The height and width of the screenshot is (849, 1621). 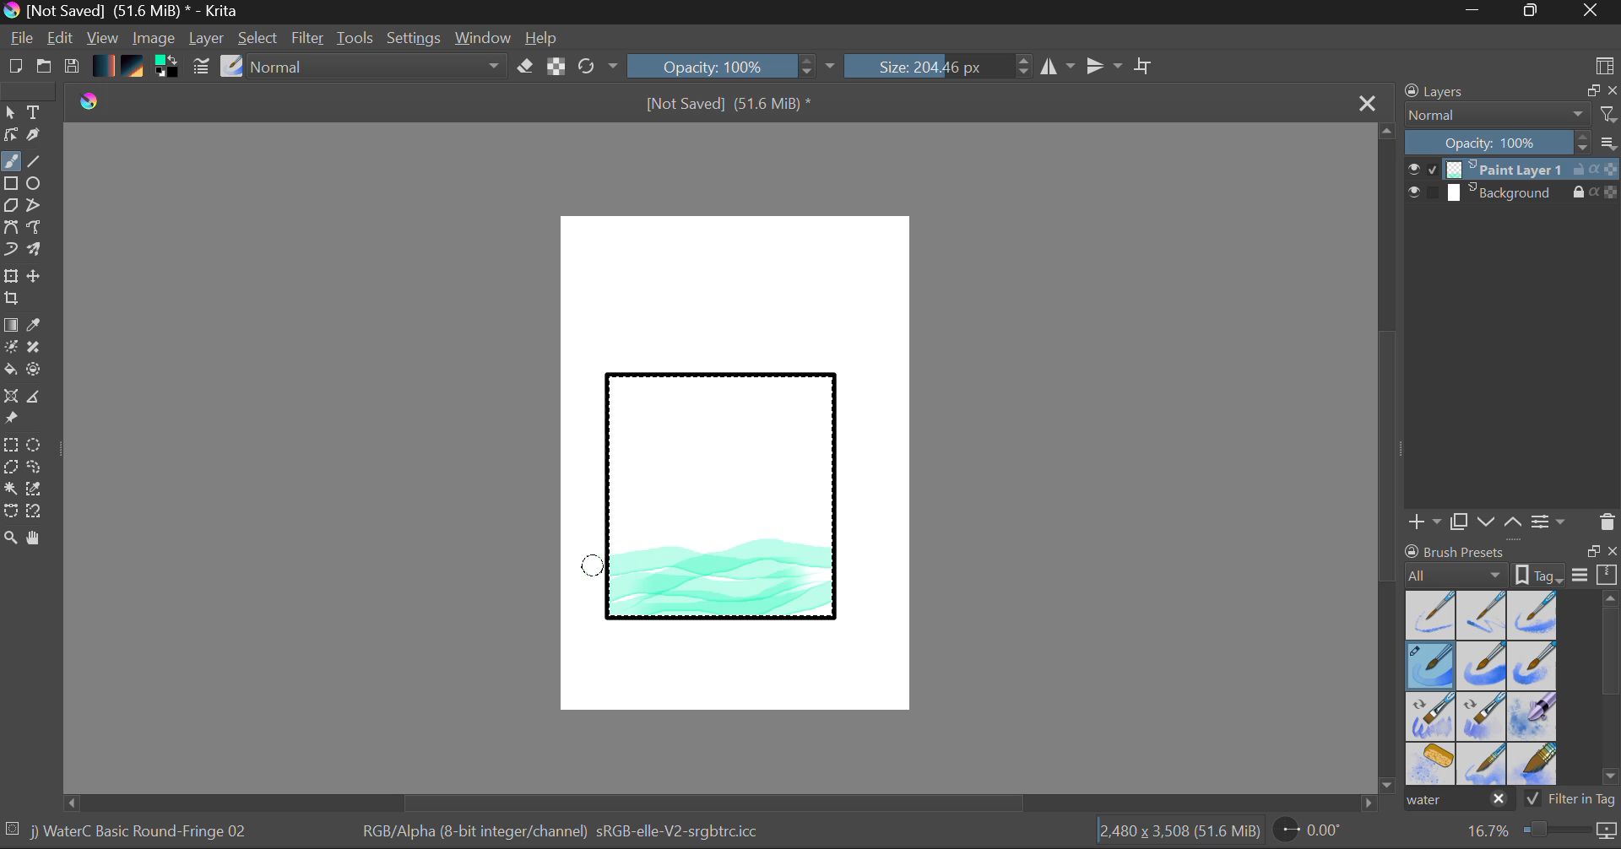 What do you see at coordinates (10, 163) in the screenshot?
I see `Paintbrush` at bounding box center [10, 163].